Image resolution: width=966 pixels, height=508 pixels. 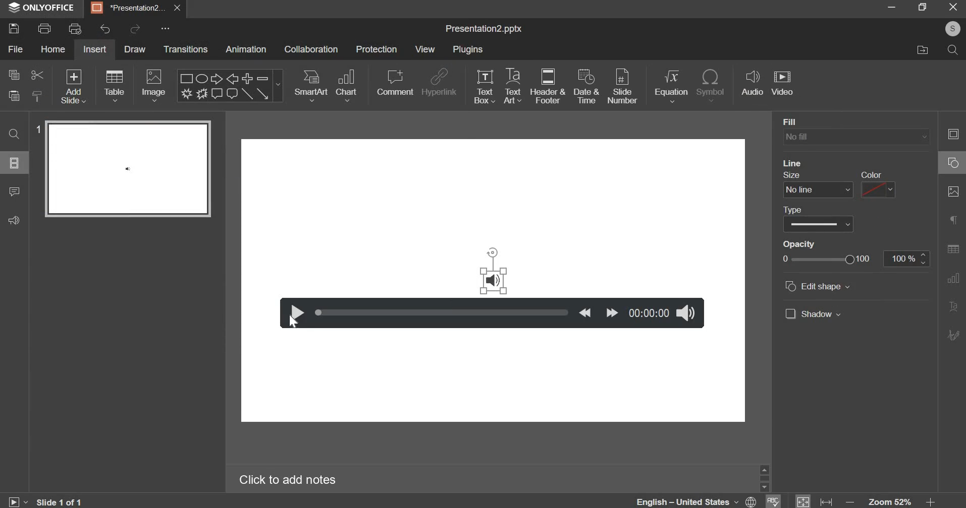 I want to click on zoom 52%, so click(x=890, y=501).